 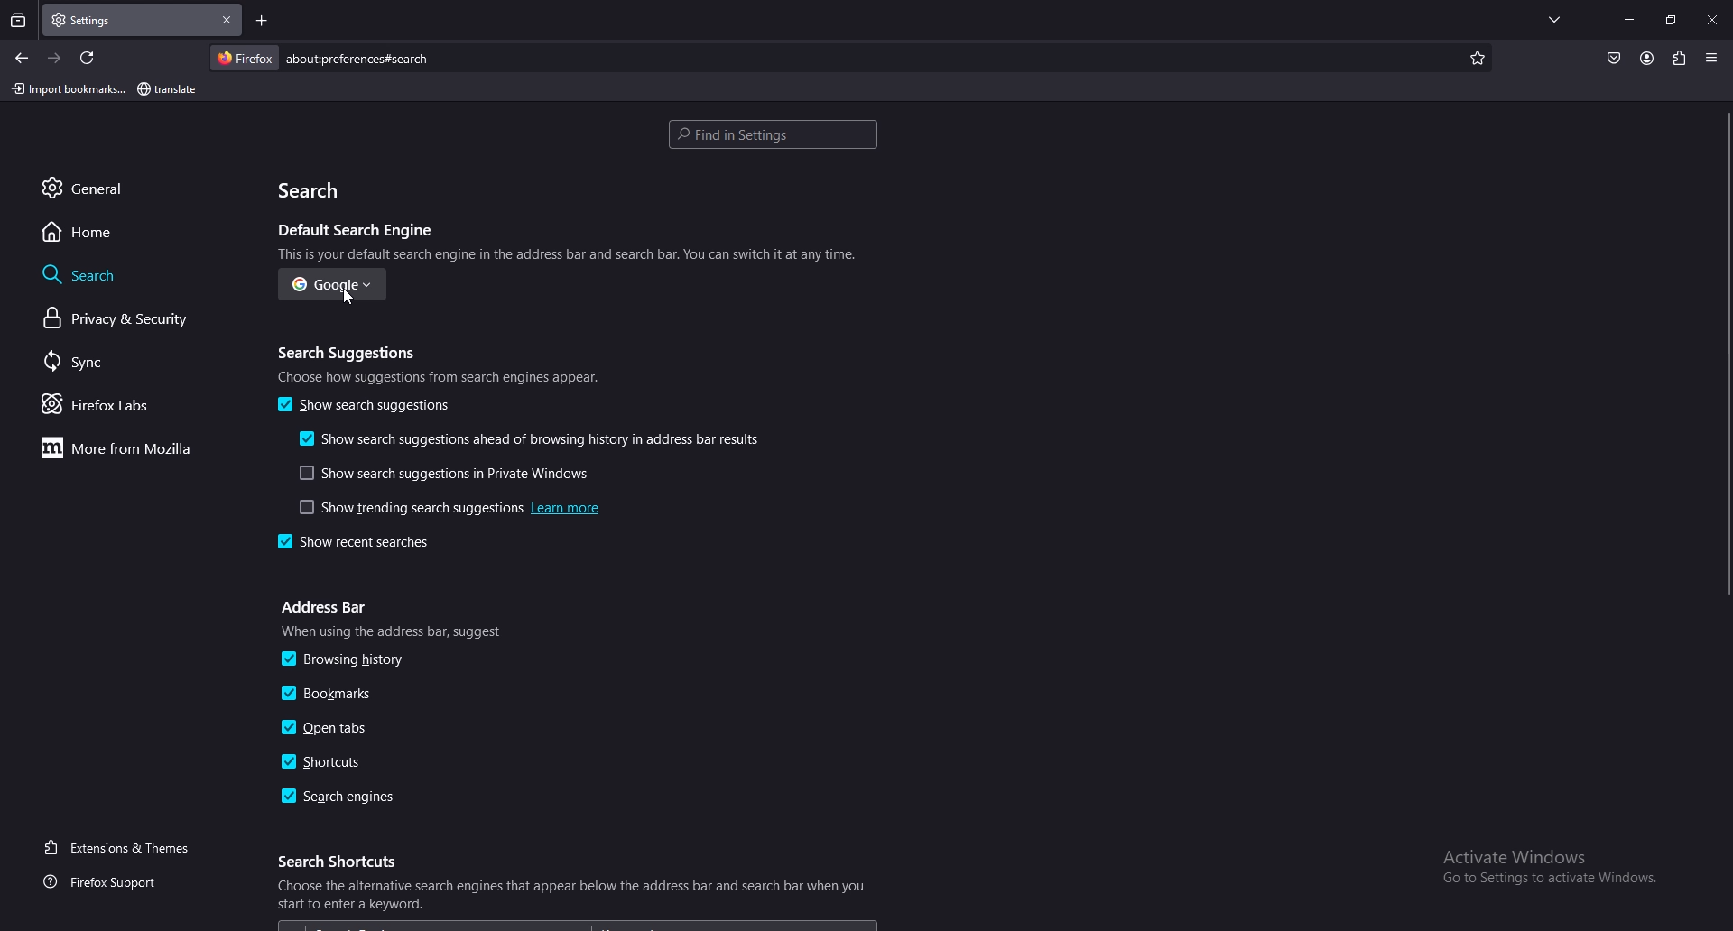 I want to click on open tabs, so click(x=334, y=730).